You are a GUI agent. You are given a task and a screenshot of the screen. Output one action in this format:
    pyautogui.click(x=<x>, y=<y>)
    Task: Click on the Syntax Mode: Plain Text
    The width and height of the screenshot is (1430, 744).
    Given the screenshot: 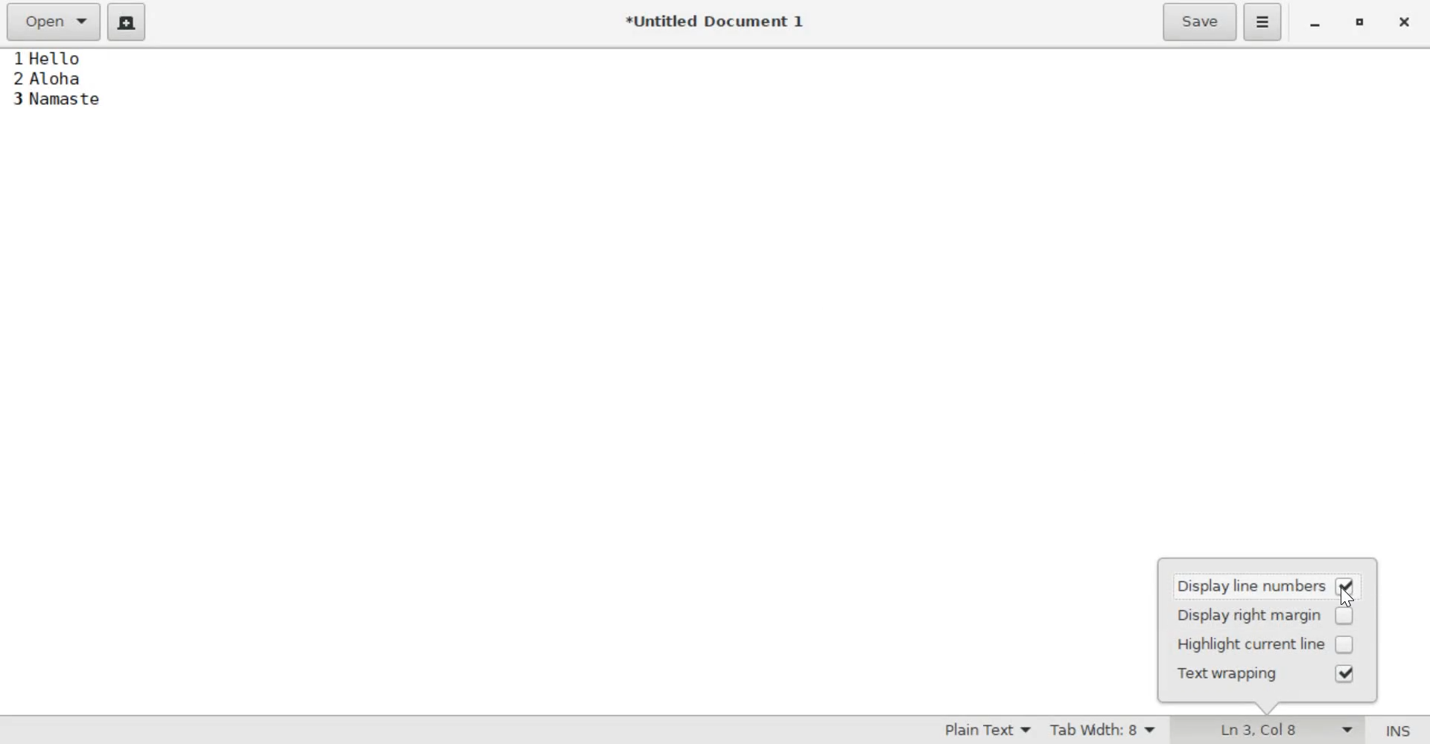 What is the action you would take?
    pyautogui.click(x=985, y=729)
    